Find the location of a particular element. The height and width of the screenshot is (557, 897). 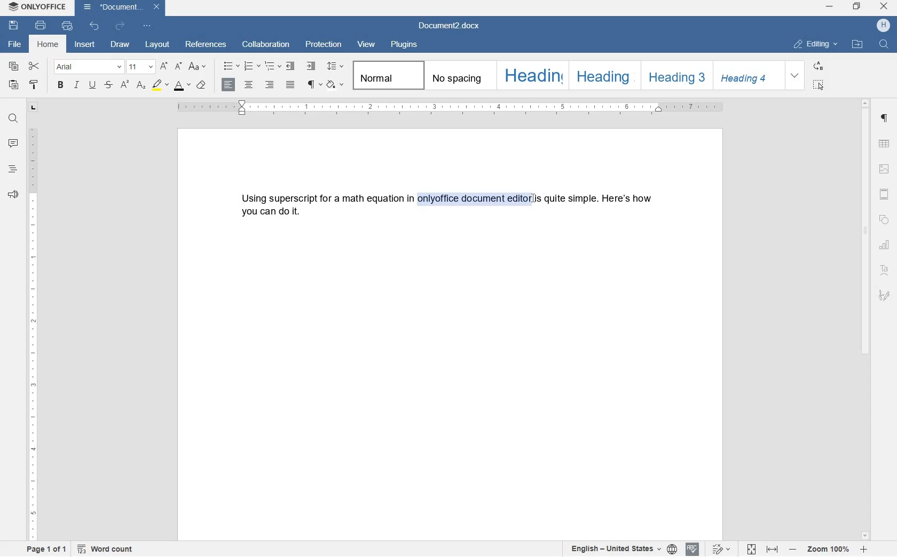

scrollbar is located at coordinates (867, 319).